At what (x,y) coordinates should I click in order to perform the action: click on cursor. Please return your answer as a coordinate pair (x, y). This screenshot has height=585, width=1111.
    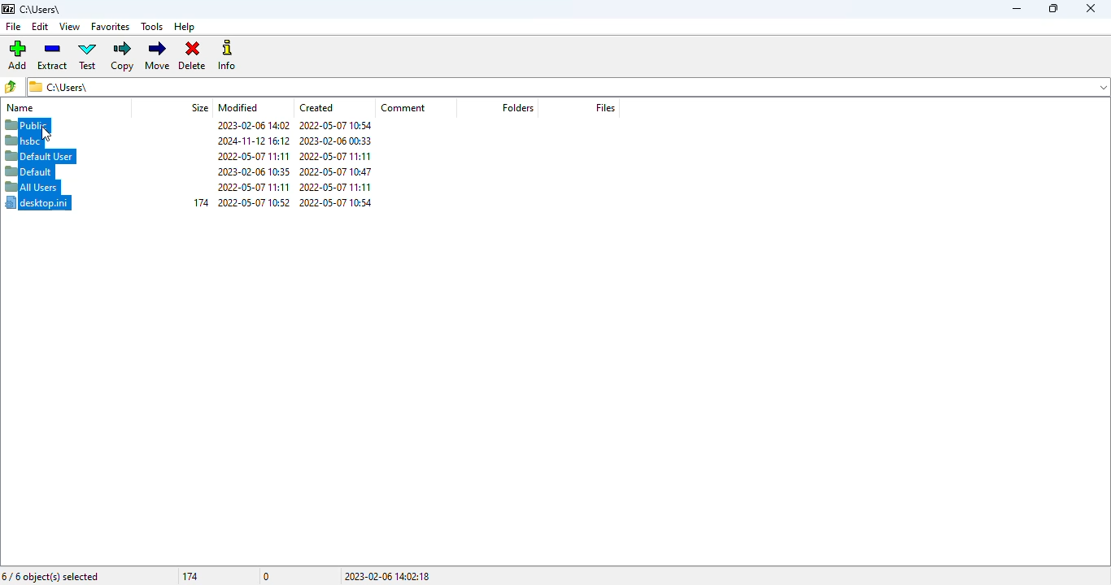
    Looking at the image, I should click on (47, 134).